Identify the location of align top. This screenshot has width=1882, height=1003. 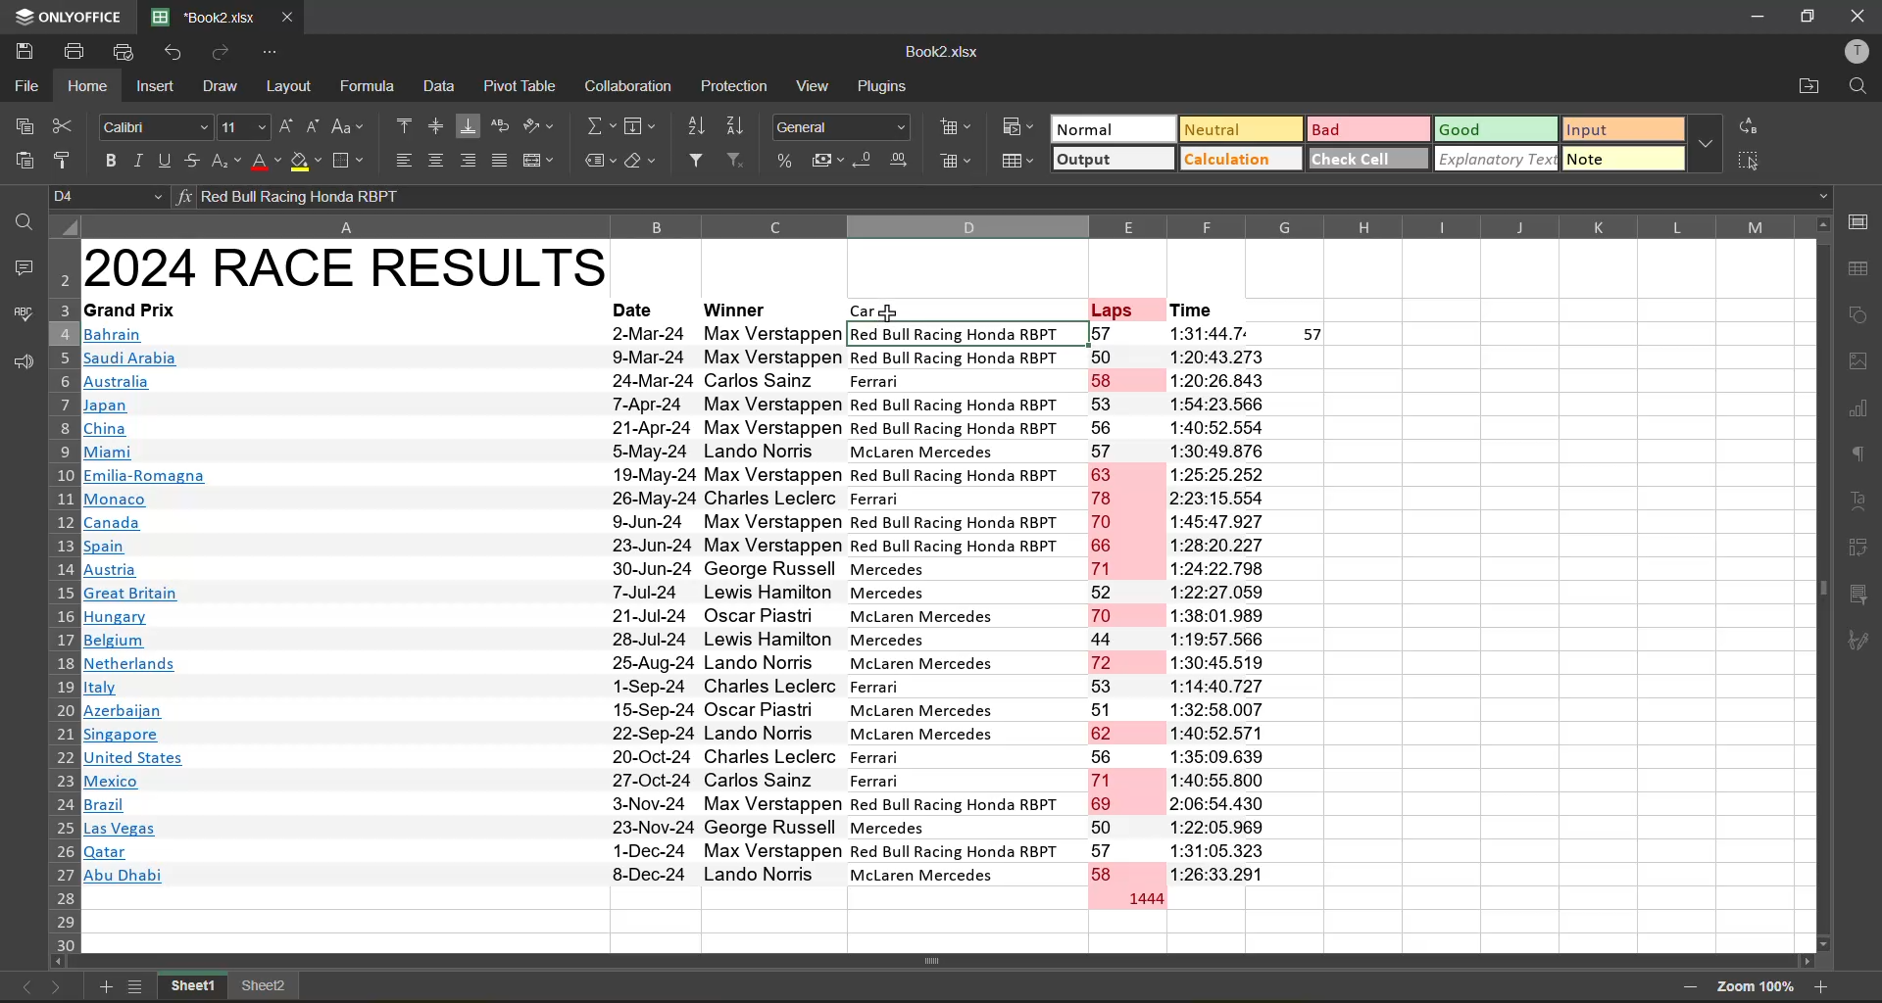
(401, 125).